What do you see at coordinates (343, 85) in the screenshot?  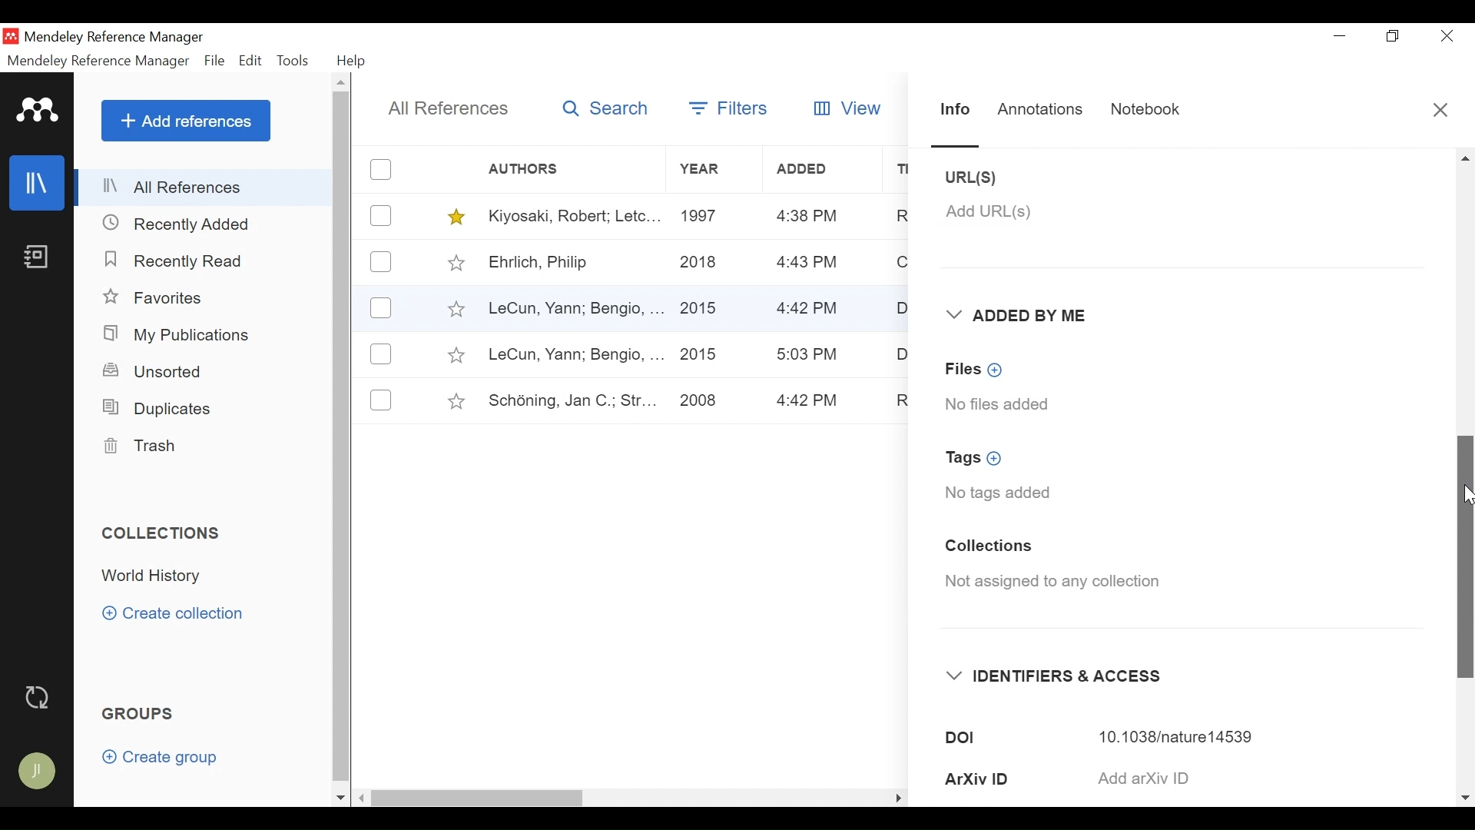 I see `Scroll up` at bounding box center [343, 85].